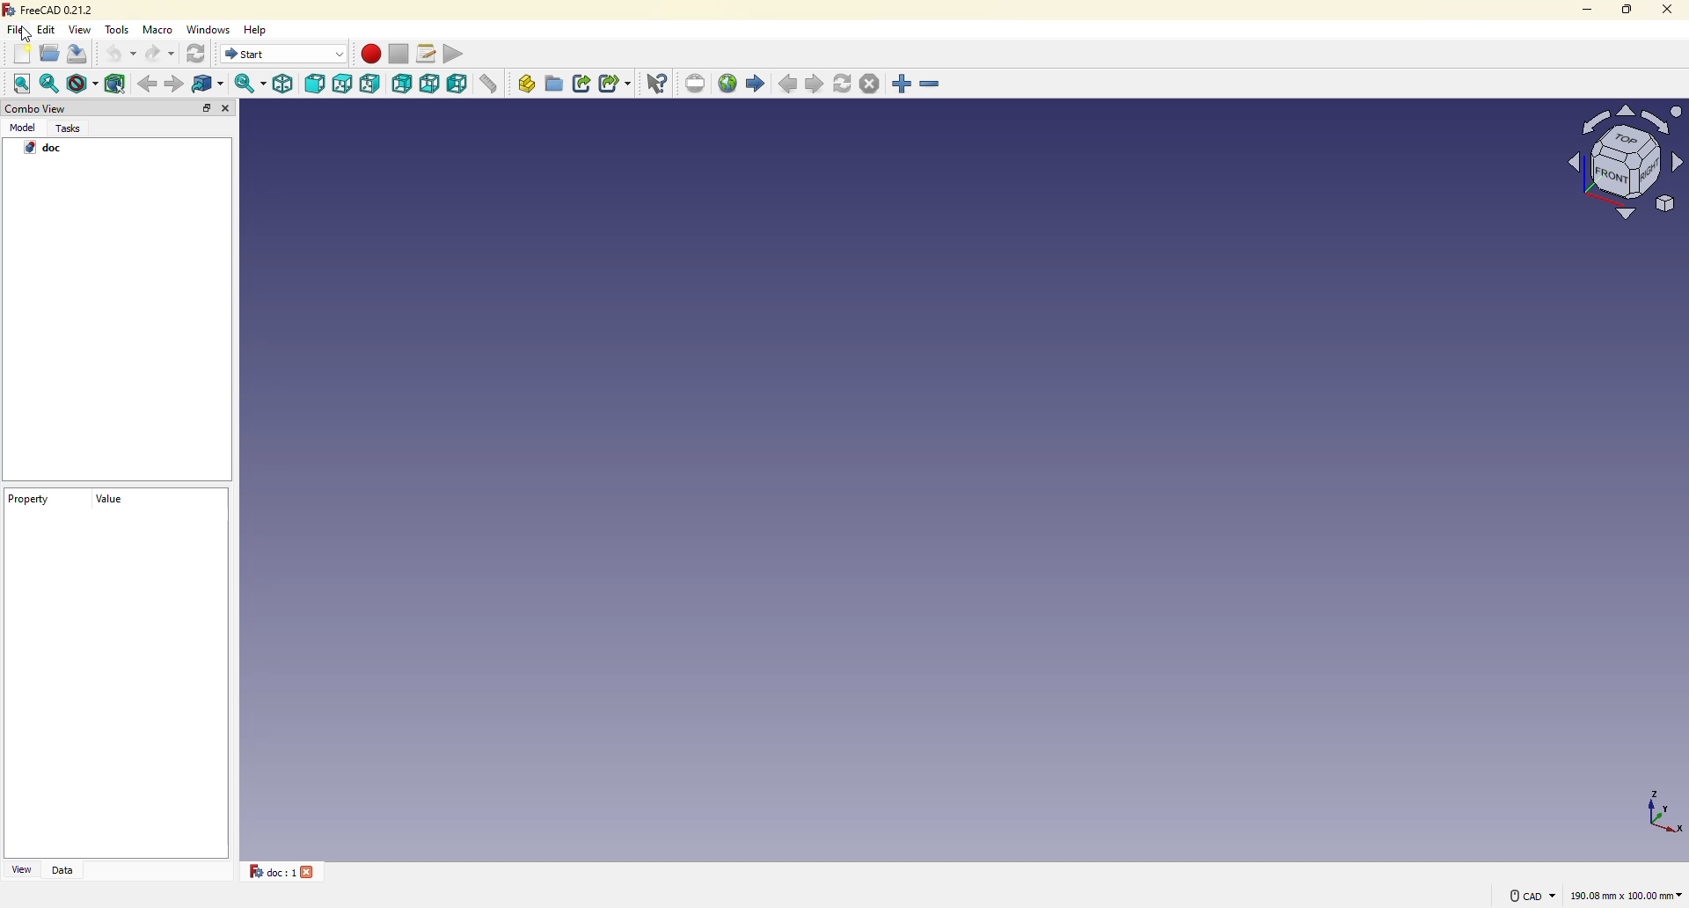 This screenshot has width=1689, height=908. Describe the element at coordinates (555, 83) in the screenshot. I see `create group` at that location.